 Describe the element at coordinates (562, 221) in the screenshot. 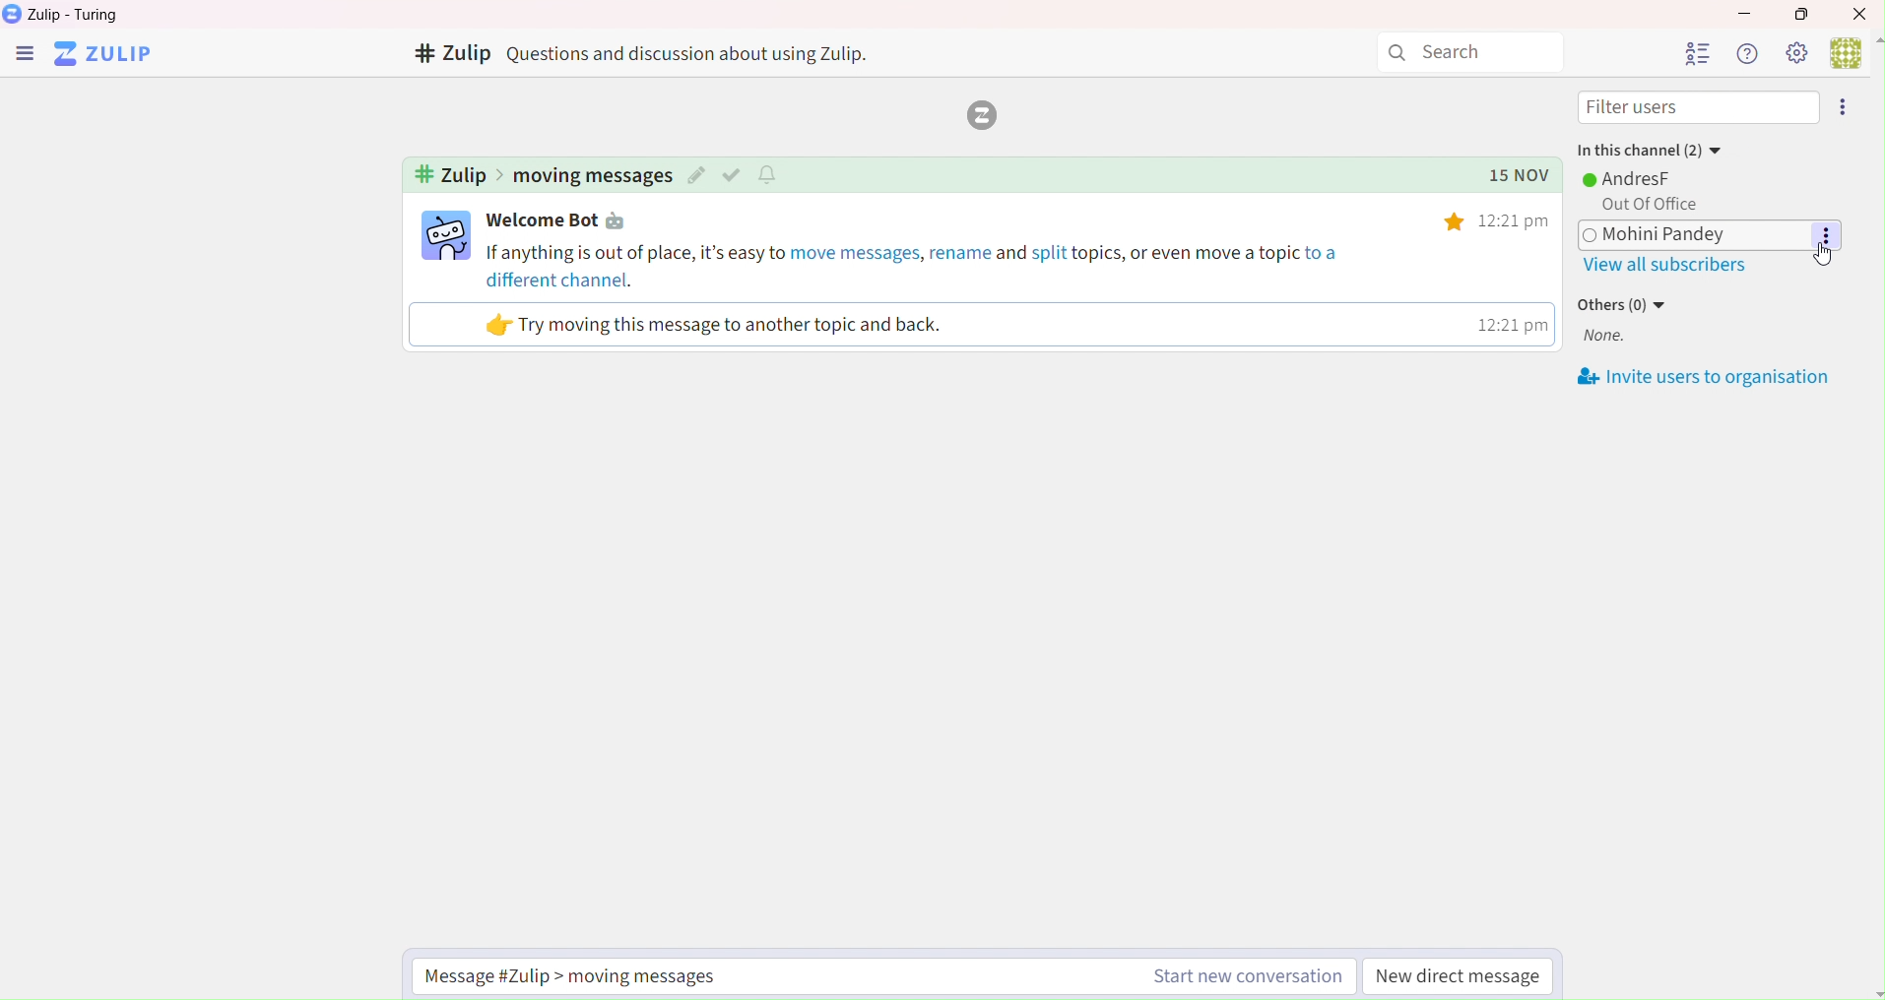

I see `Welcome Bot ` at that location.